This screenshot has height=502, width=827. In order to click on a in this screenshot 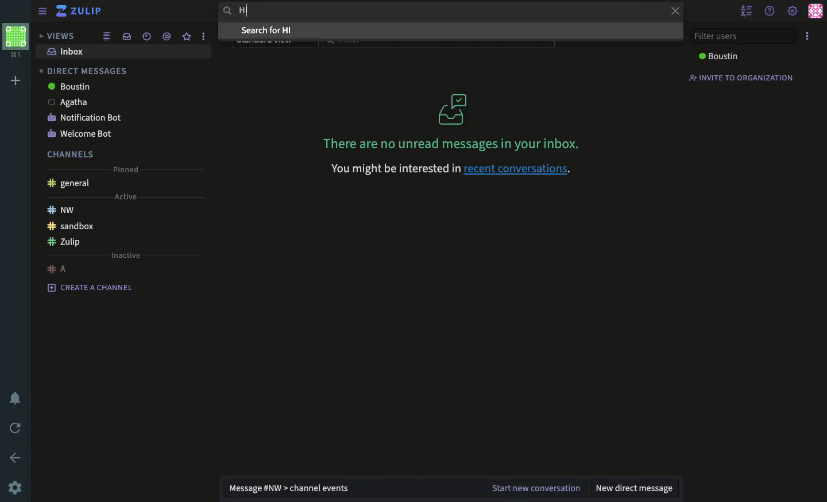, I will do `click(58, 269)`.